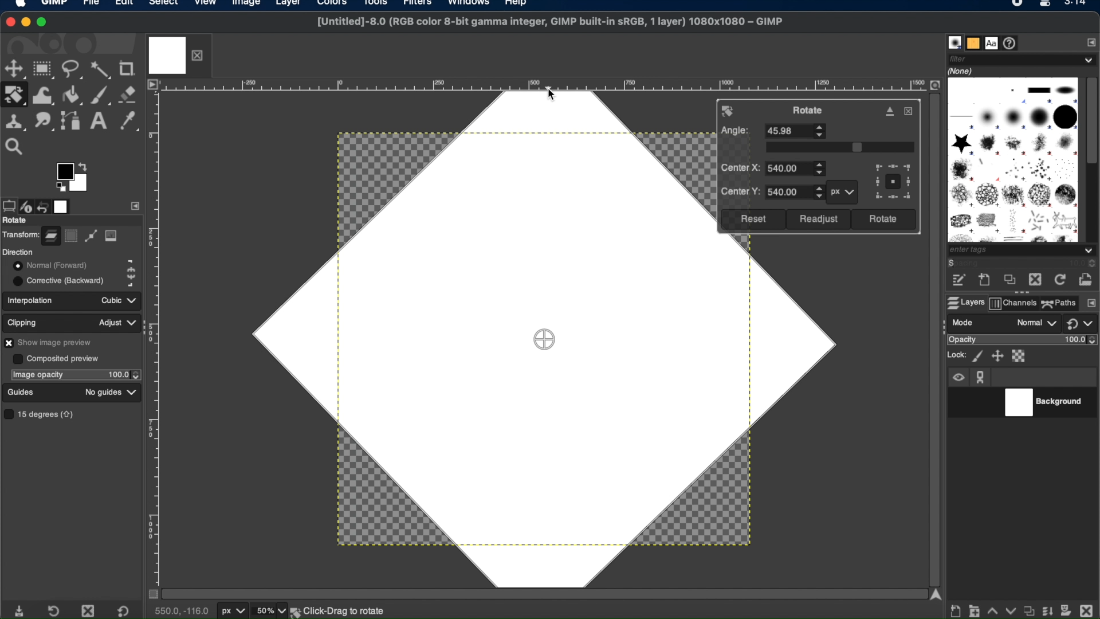  What do you see at coordinates (335, 6) in the screenshot?
I see `colors` at bounding box center [335, 6].